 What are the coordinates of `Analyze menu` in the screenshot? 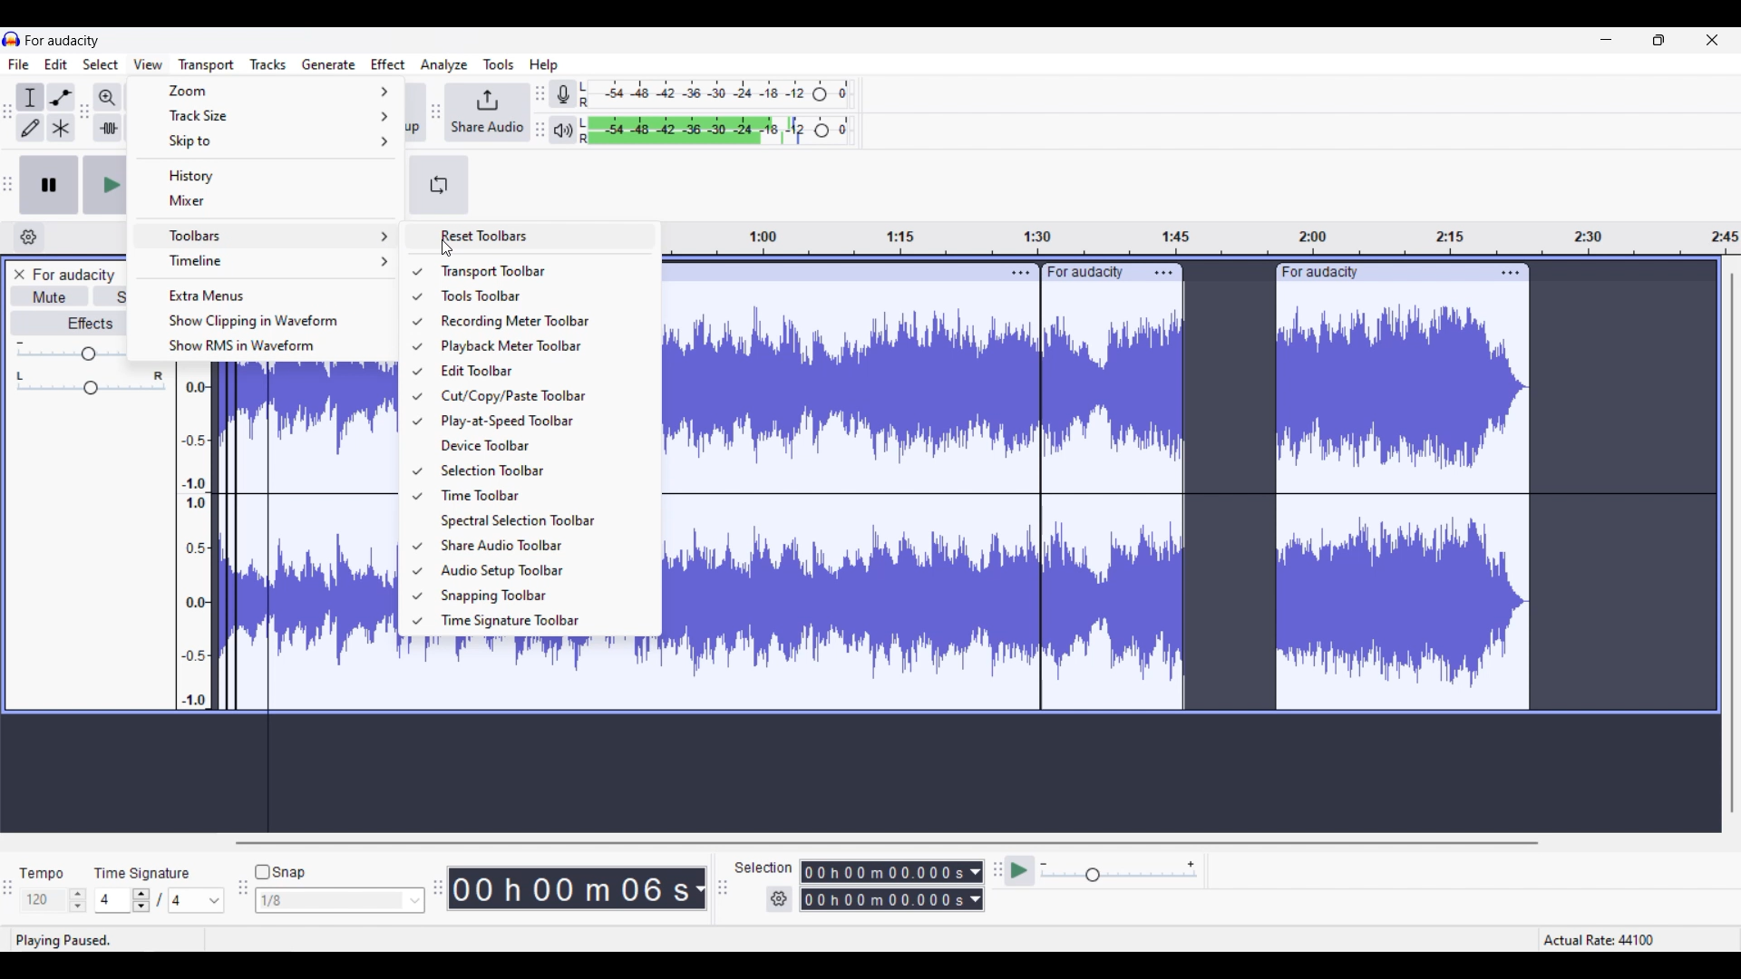 It's located at (444, 65).